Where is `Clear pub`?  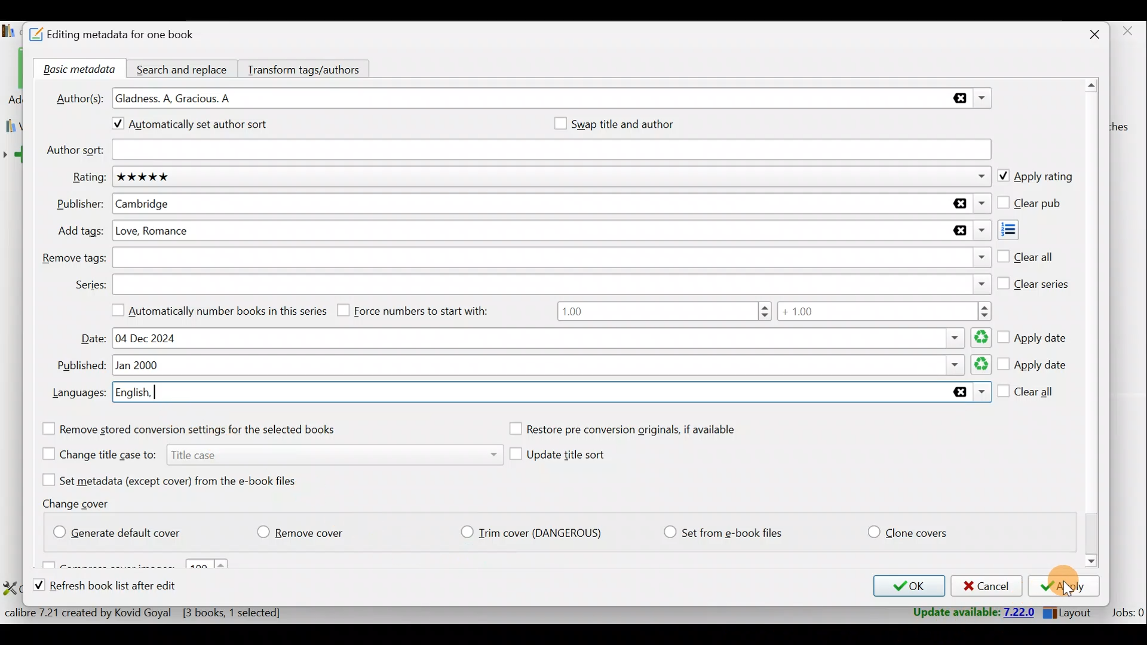
Clear pub is located at coordinates (1032, 204).